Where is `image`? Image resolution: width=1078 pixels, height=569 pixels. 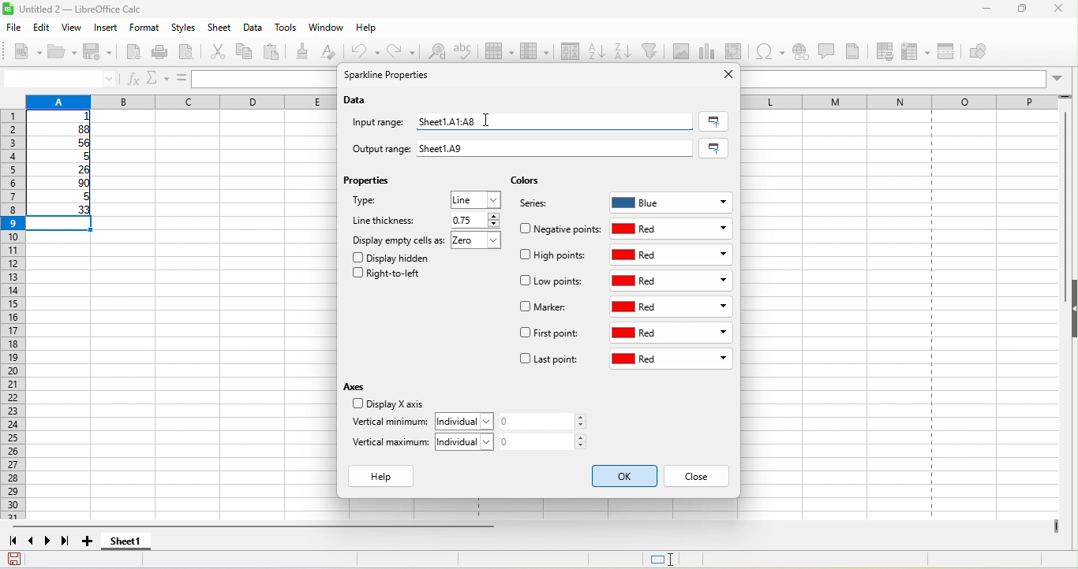
image is located at coordinates (683, 50).